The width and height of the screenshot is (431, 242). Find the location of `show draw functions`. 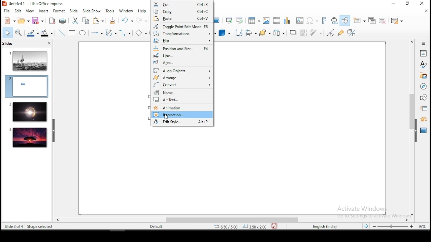

show draw functions is located at coordinates (346, 21).